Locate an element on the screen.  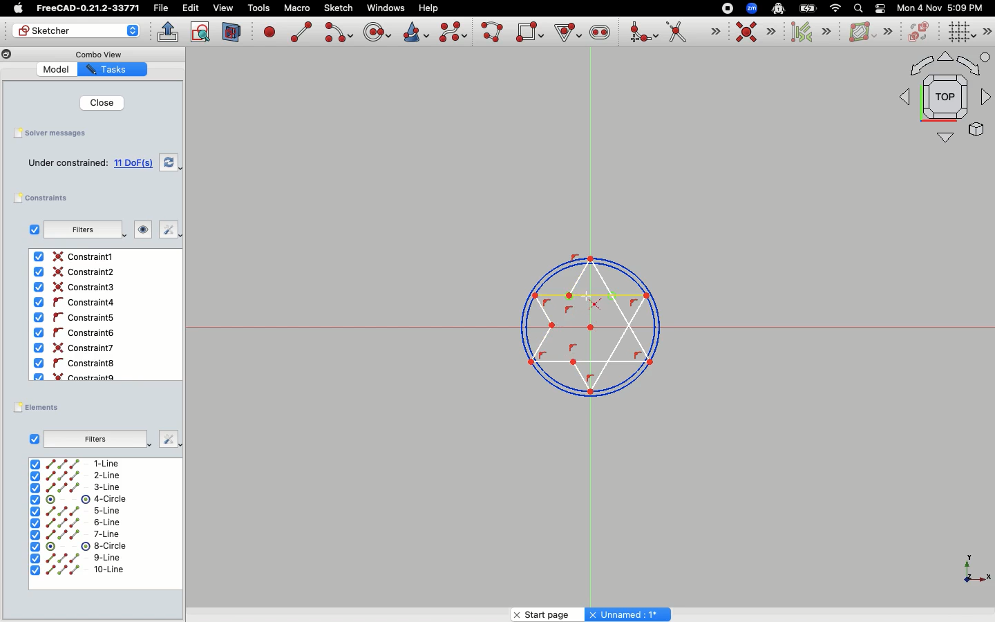
Filters is located at coordinates (95, 437).